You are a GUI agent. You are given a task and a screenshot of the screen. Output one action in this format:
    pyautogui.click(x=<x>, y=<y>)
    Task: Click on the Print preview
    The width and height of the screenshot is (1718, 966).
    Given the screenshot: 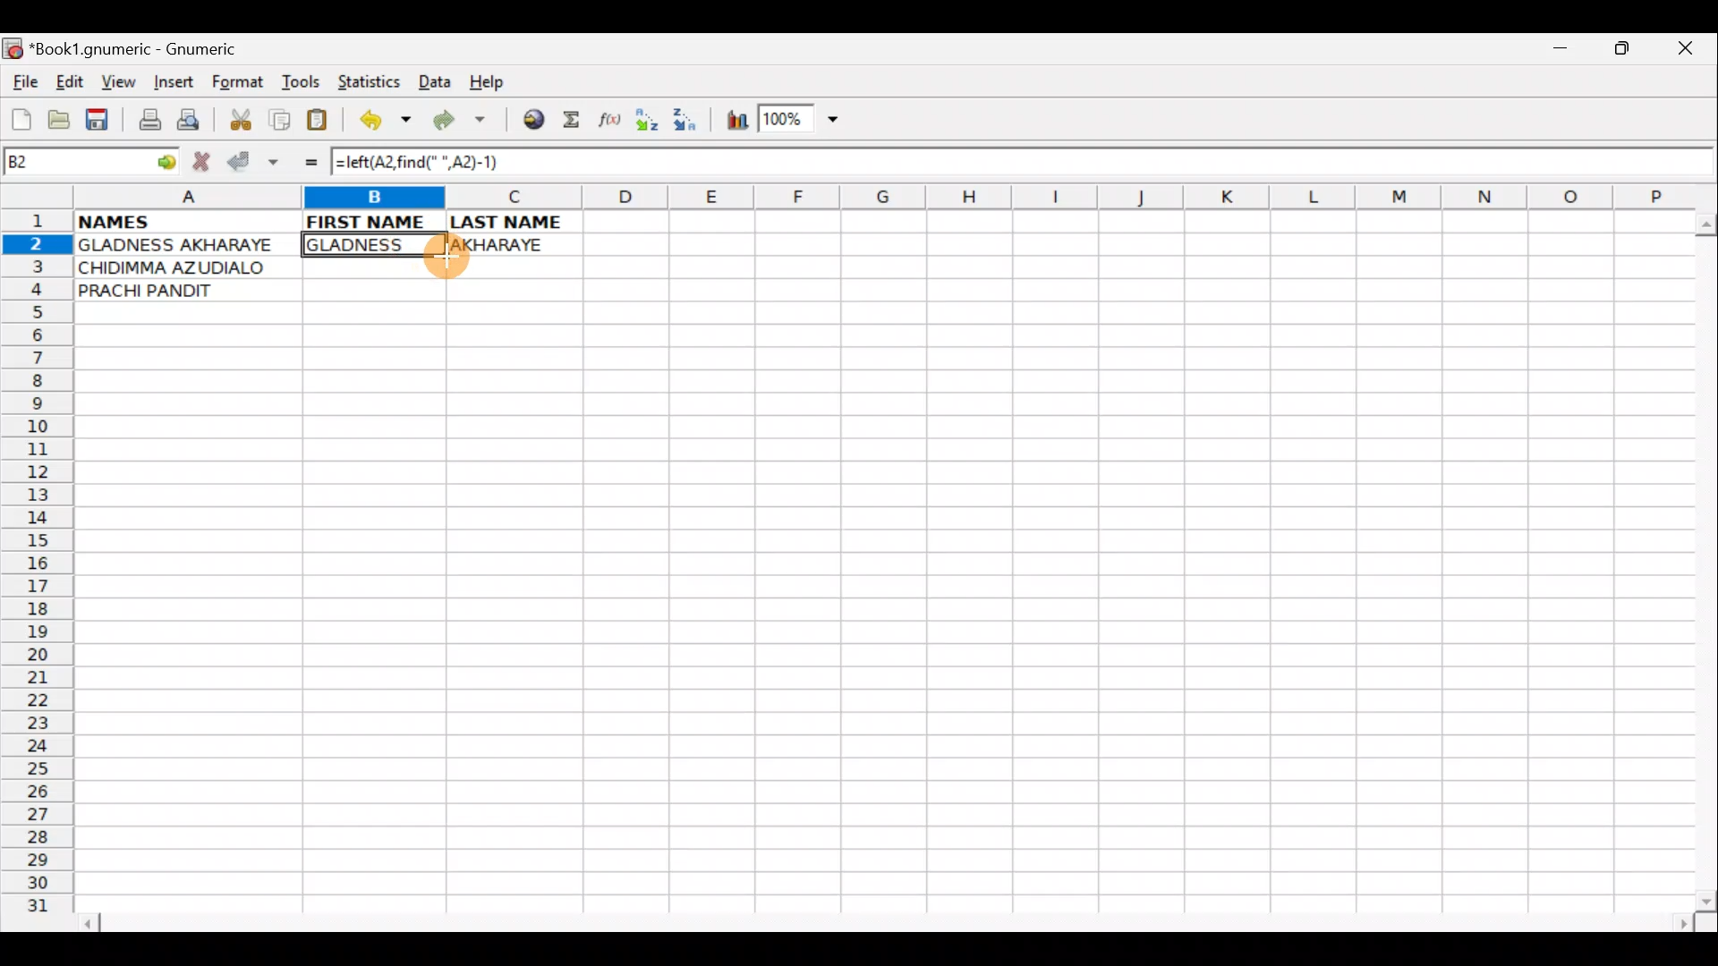 What is the action you would take?
    pyautogui.click(x=189, y=123)
    